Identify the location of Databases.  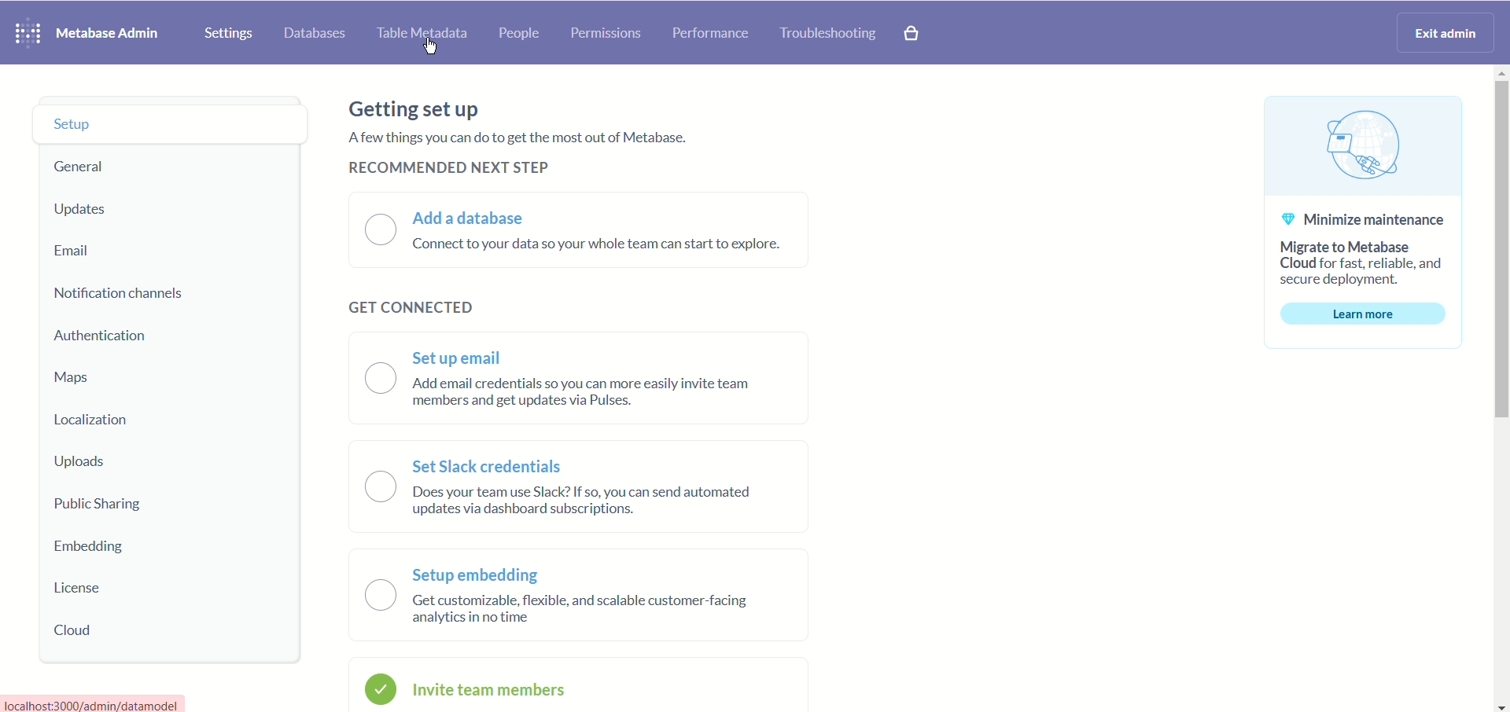
(317, 31).